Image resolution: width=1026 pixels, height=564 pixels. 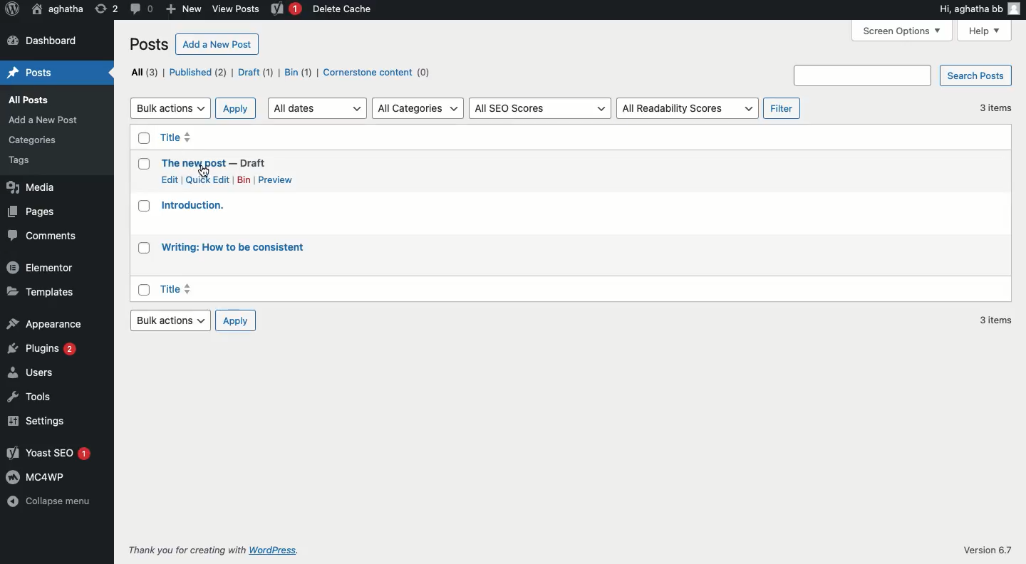 What do you see at coordinates (140, 9) in the screenshot?
I see `Messages` at bounding box center [140, 9].